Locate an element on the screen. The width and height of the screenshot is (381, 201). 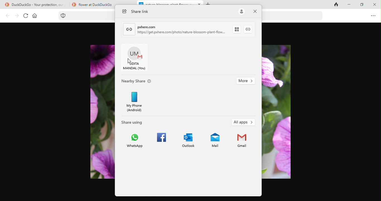
link  is located at coordinates (129, 29).